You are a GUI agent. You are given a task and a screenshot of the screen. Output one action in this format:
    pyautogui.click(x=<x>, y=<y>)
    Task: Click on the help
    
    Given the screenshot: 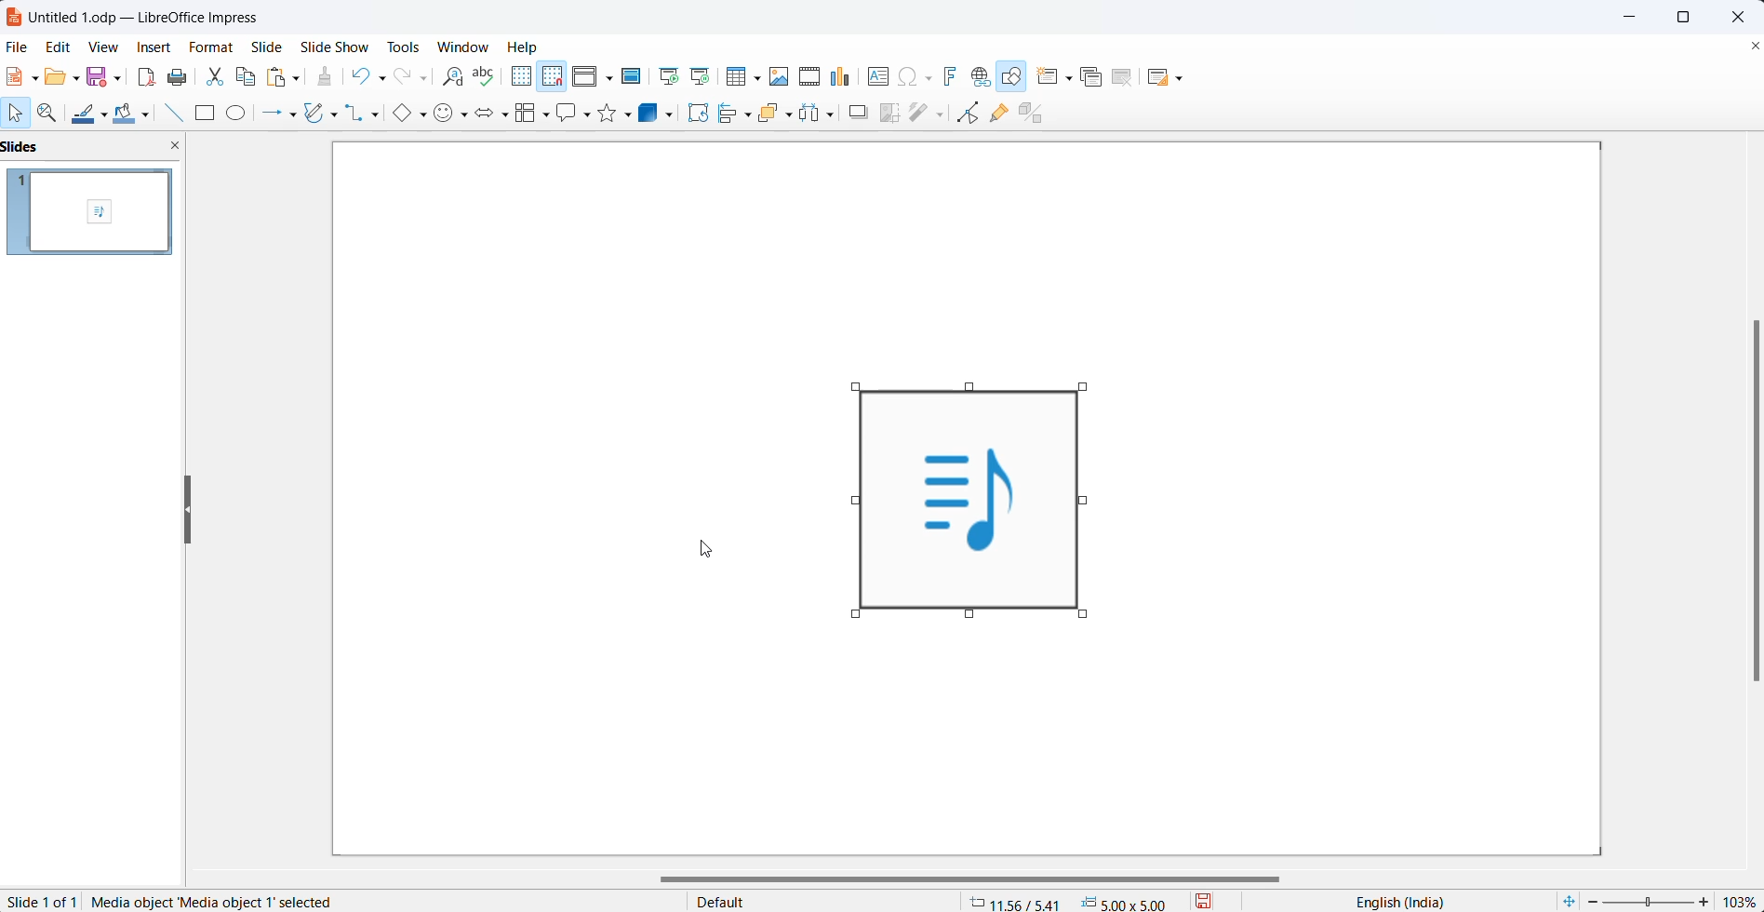 What is the action you would take?
    pyautogui.click(x=521, y=47)
    